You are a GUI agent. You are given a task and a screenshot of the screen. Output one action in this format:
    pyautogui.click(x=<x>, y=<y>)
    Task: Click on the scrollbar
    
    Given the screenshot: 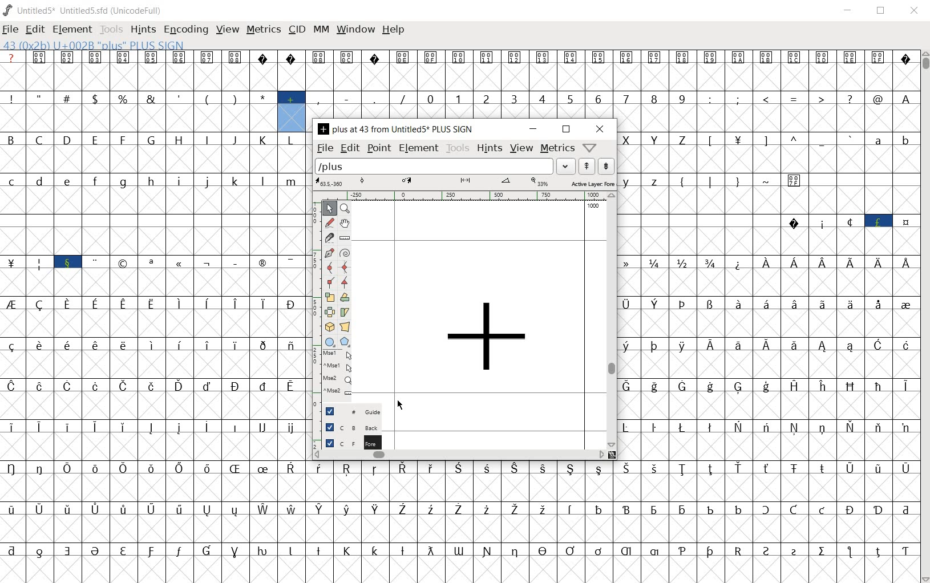 What is the action you would take?
    pyautogui.click(x=924, y=315)
    